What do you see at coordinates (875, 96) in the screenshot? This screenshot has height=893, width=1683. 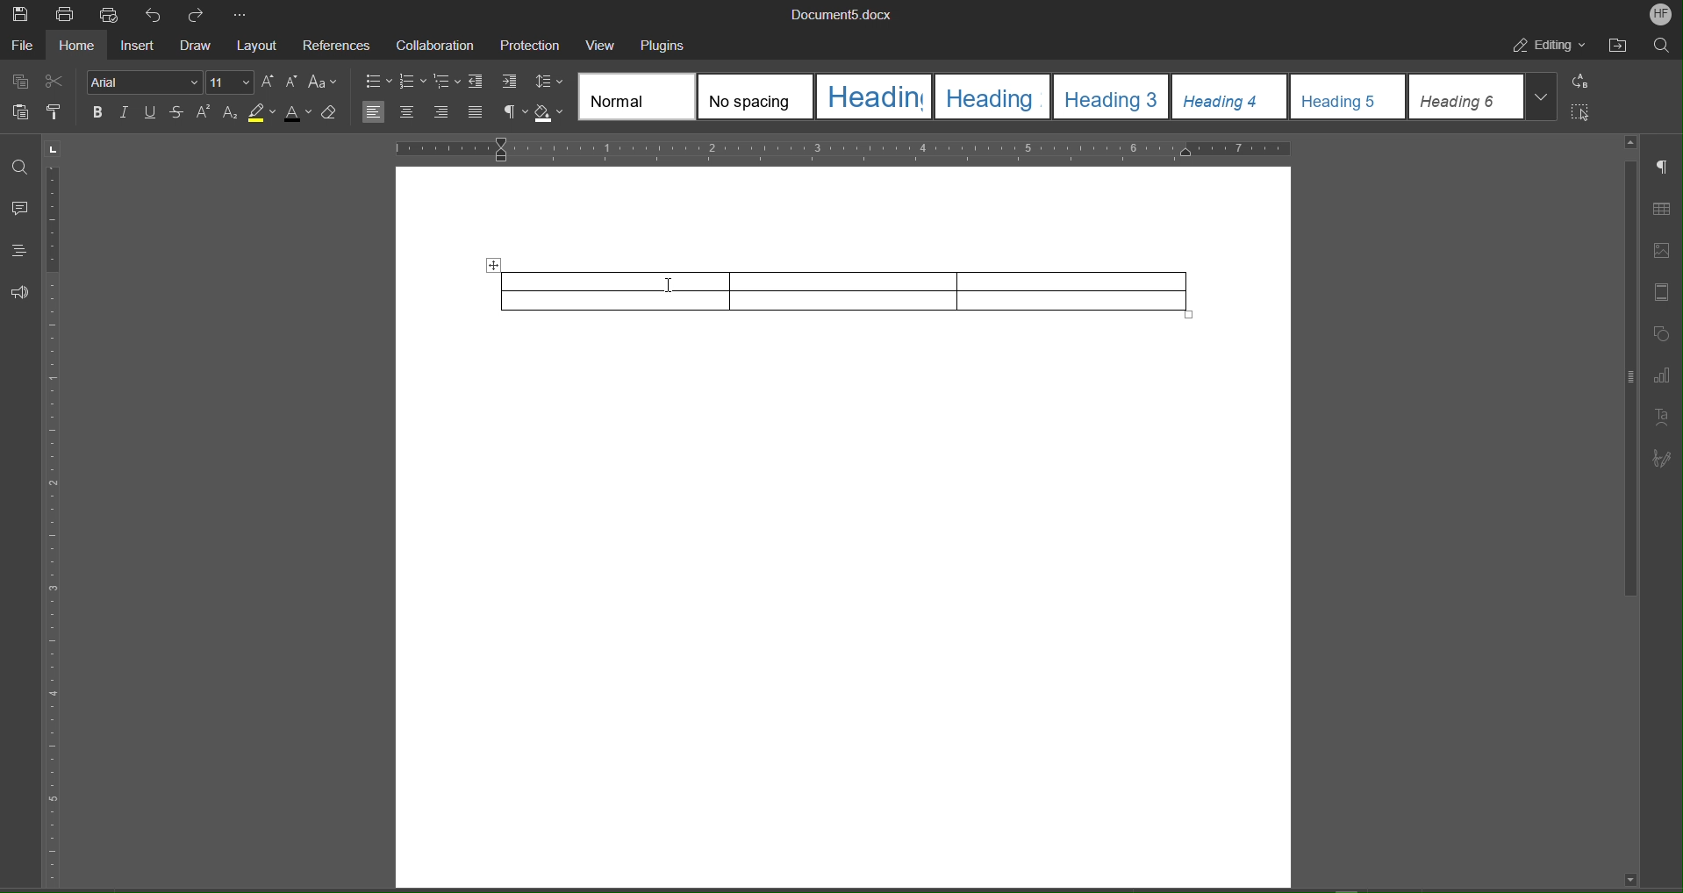 I see `heading 1` at bounding box center [875, 96].